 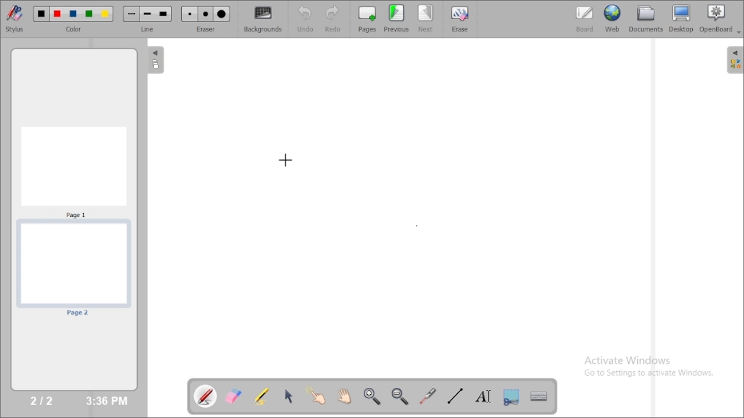 I want to click on redo, so click(x=336, y=19).